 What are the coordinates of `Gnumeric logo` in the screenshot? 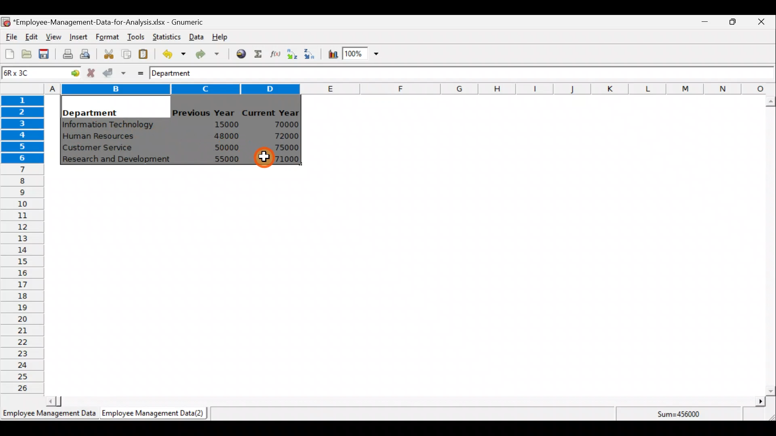 It's located at (6, 23).